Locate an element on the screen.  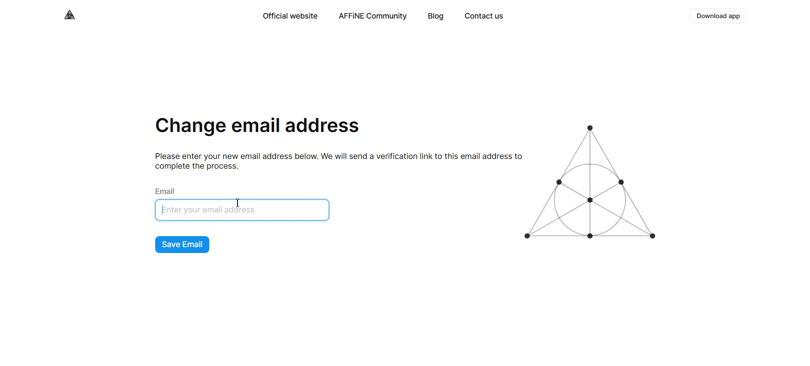
please enter your email is located at coordinates (335, 161).